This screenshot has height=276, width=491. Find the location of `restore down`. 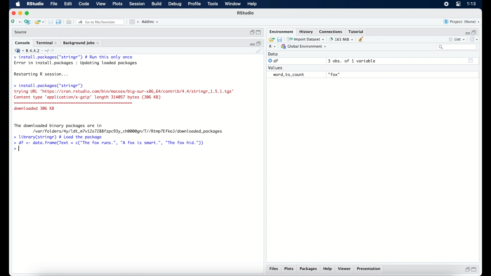

restore down is located at coordinates (475, 32).